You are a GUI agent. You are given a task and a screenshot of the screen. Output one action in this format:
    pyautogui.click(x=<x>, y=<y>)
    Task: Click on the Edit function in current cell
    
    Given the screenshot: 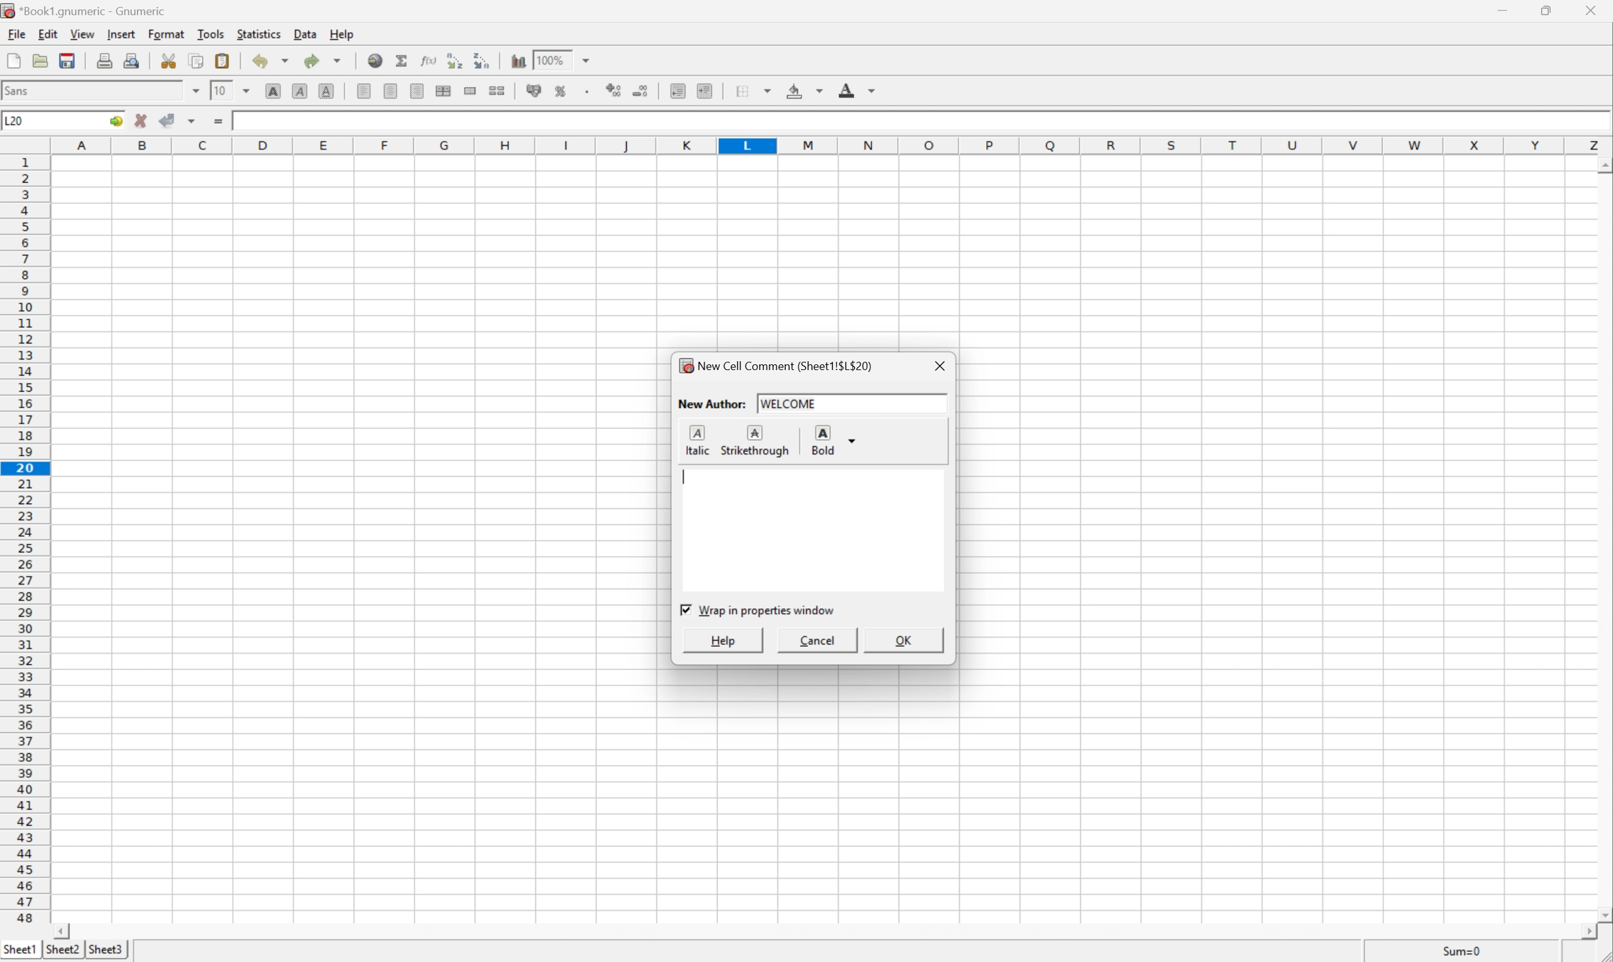 What is the action you would take?
    pyautogui.click(x=429, y=60)
    